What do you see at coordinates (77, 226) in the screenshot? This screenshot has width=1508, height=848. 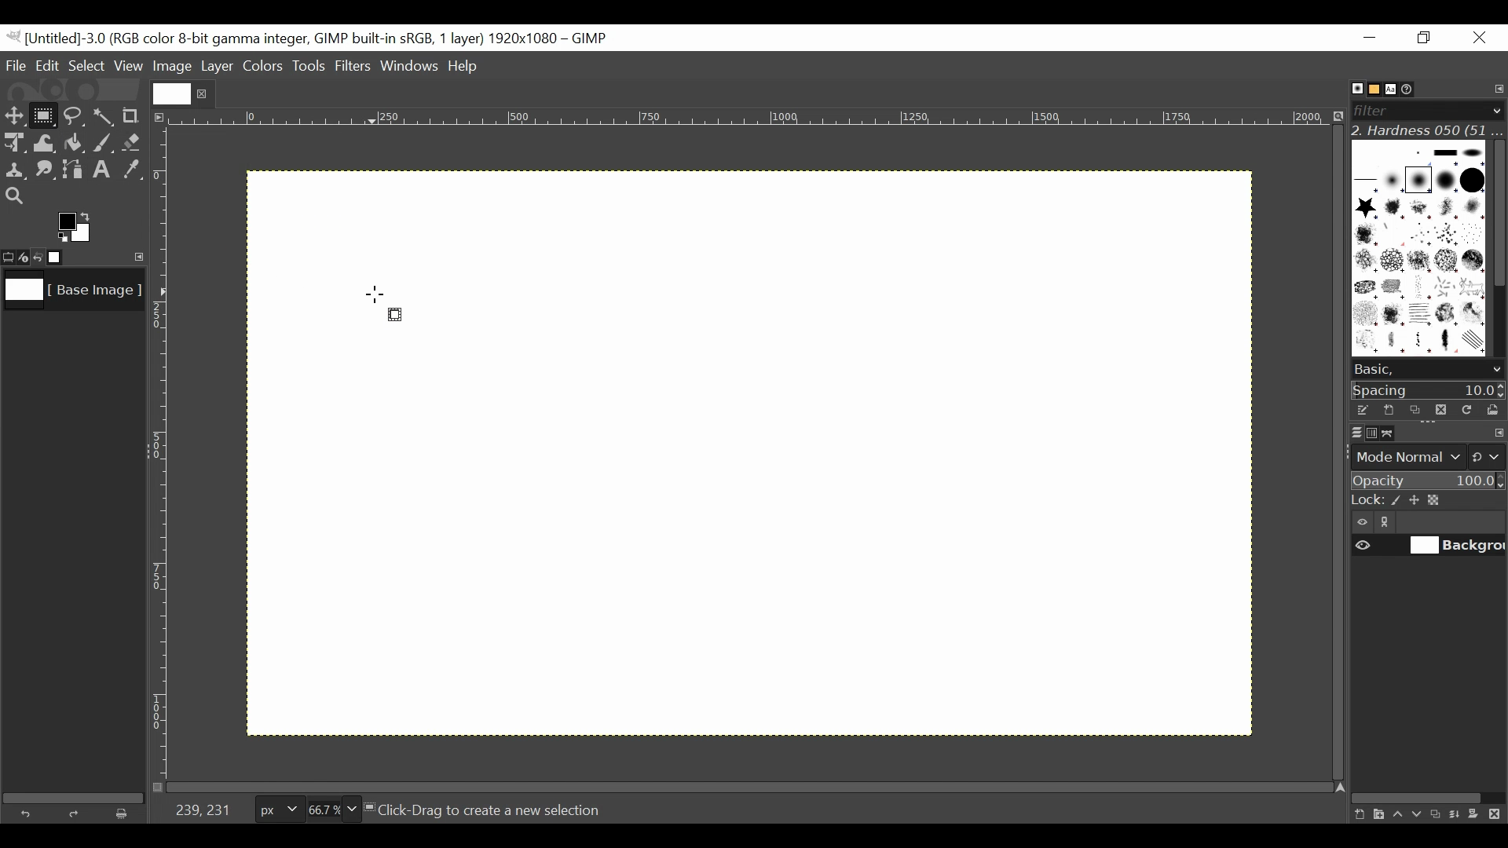 I see `Active background color` at bounding box center [77, 226].